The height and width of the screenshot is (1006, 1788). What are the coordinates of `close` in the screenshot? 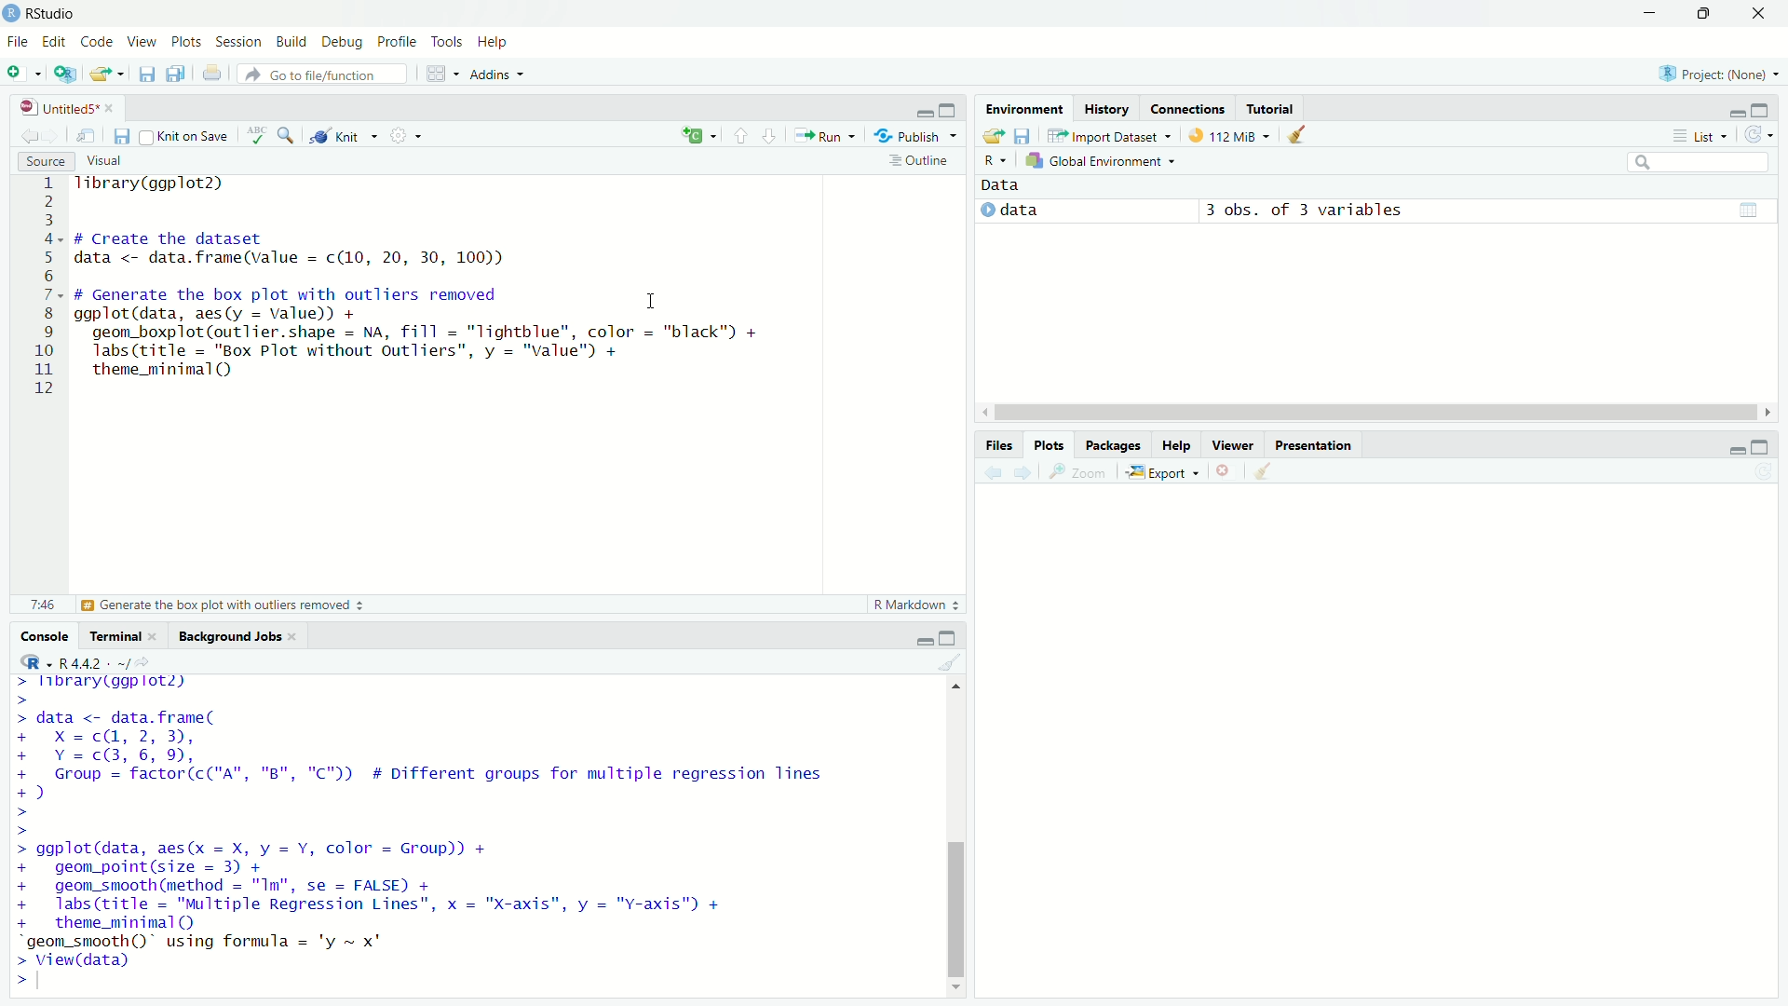 It's located at (1765, 16).